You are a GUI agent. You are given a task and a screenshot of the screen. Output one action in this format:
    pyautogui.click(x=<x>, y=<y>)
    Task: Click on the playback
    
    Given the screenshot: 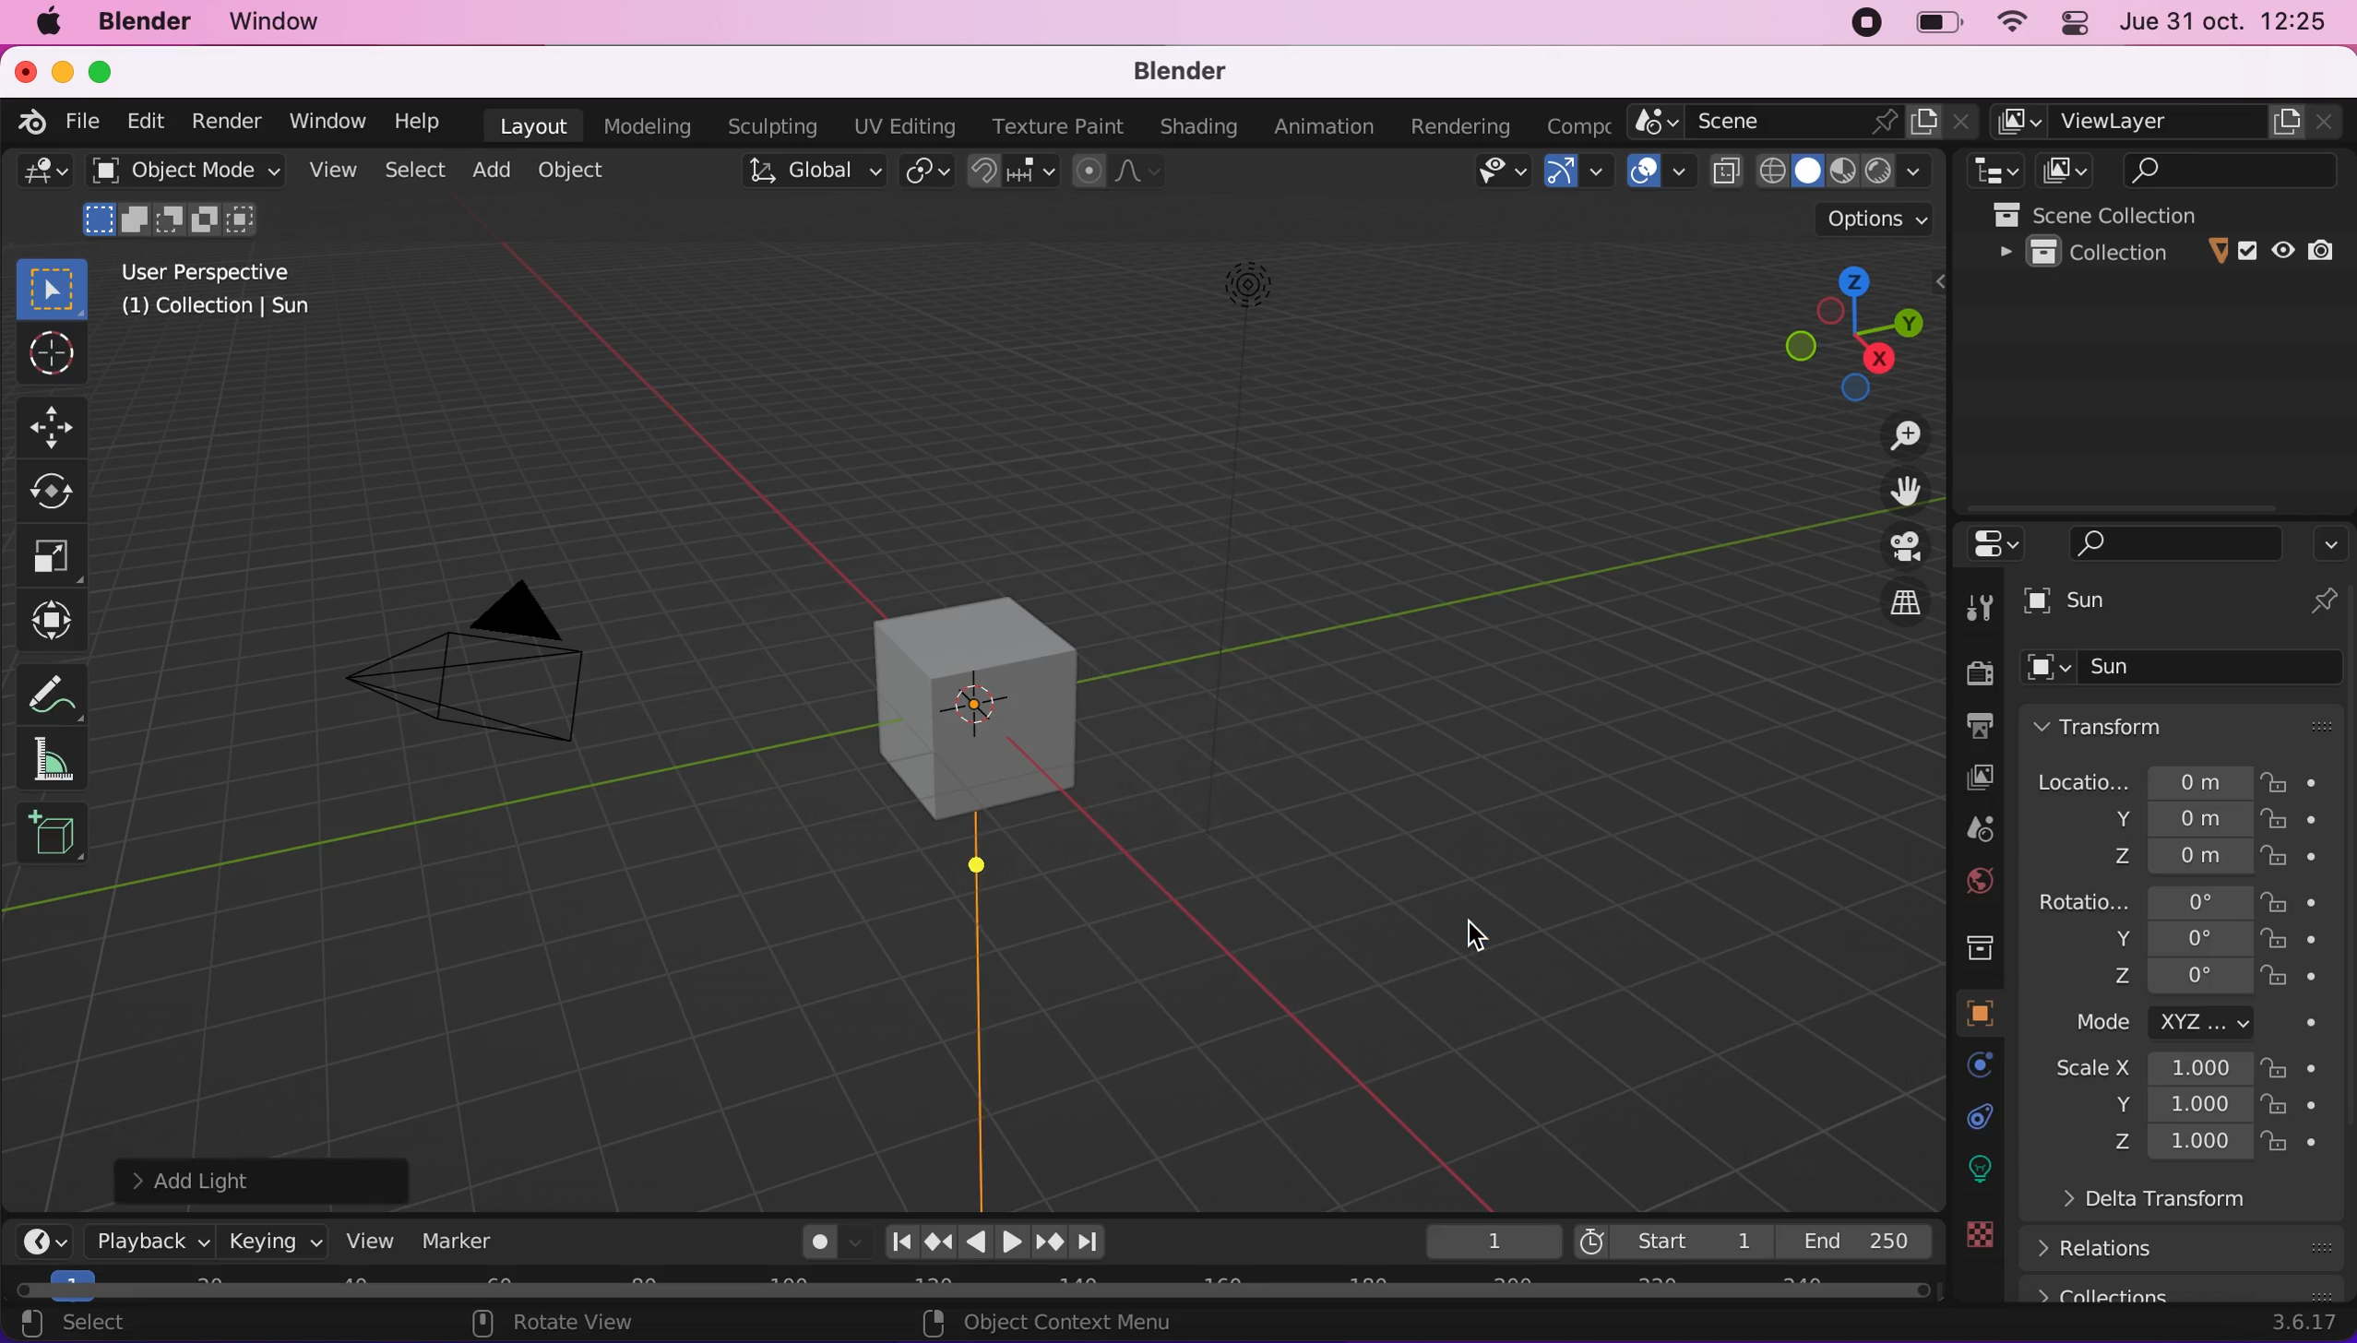 What is the action you would take?
    pyautogui.click(x=140, y=1240)
    